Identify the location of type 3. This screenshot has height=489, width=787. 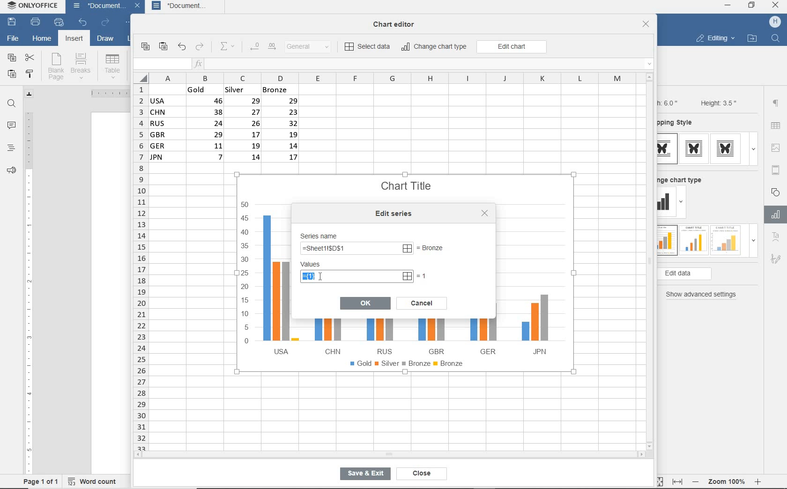
(726, 239).